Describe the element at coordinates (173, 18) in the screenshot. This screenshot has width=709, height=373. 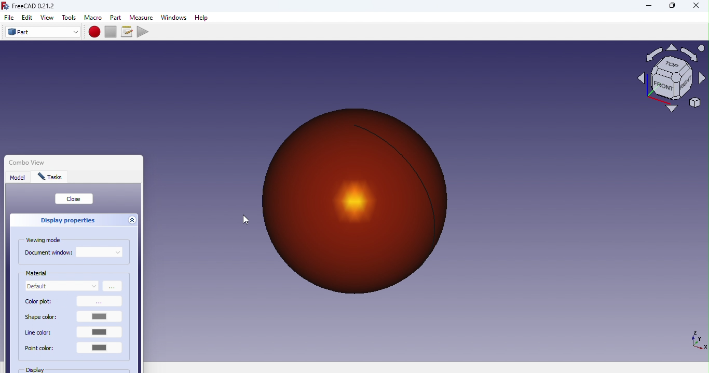
I see `Windows` at that location.